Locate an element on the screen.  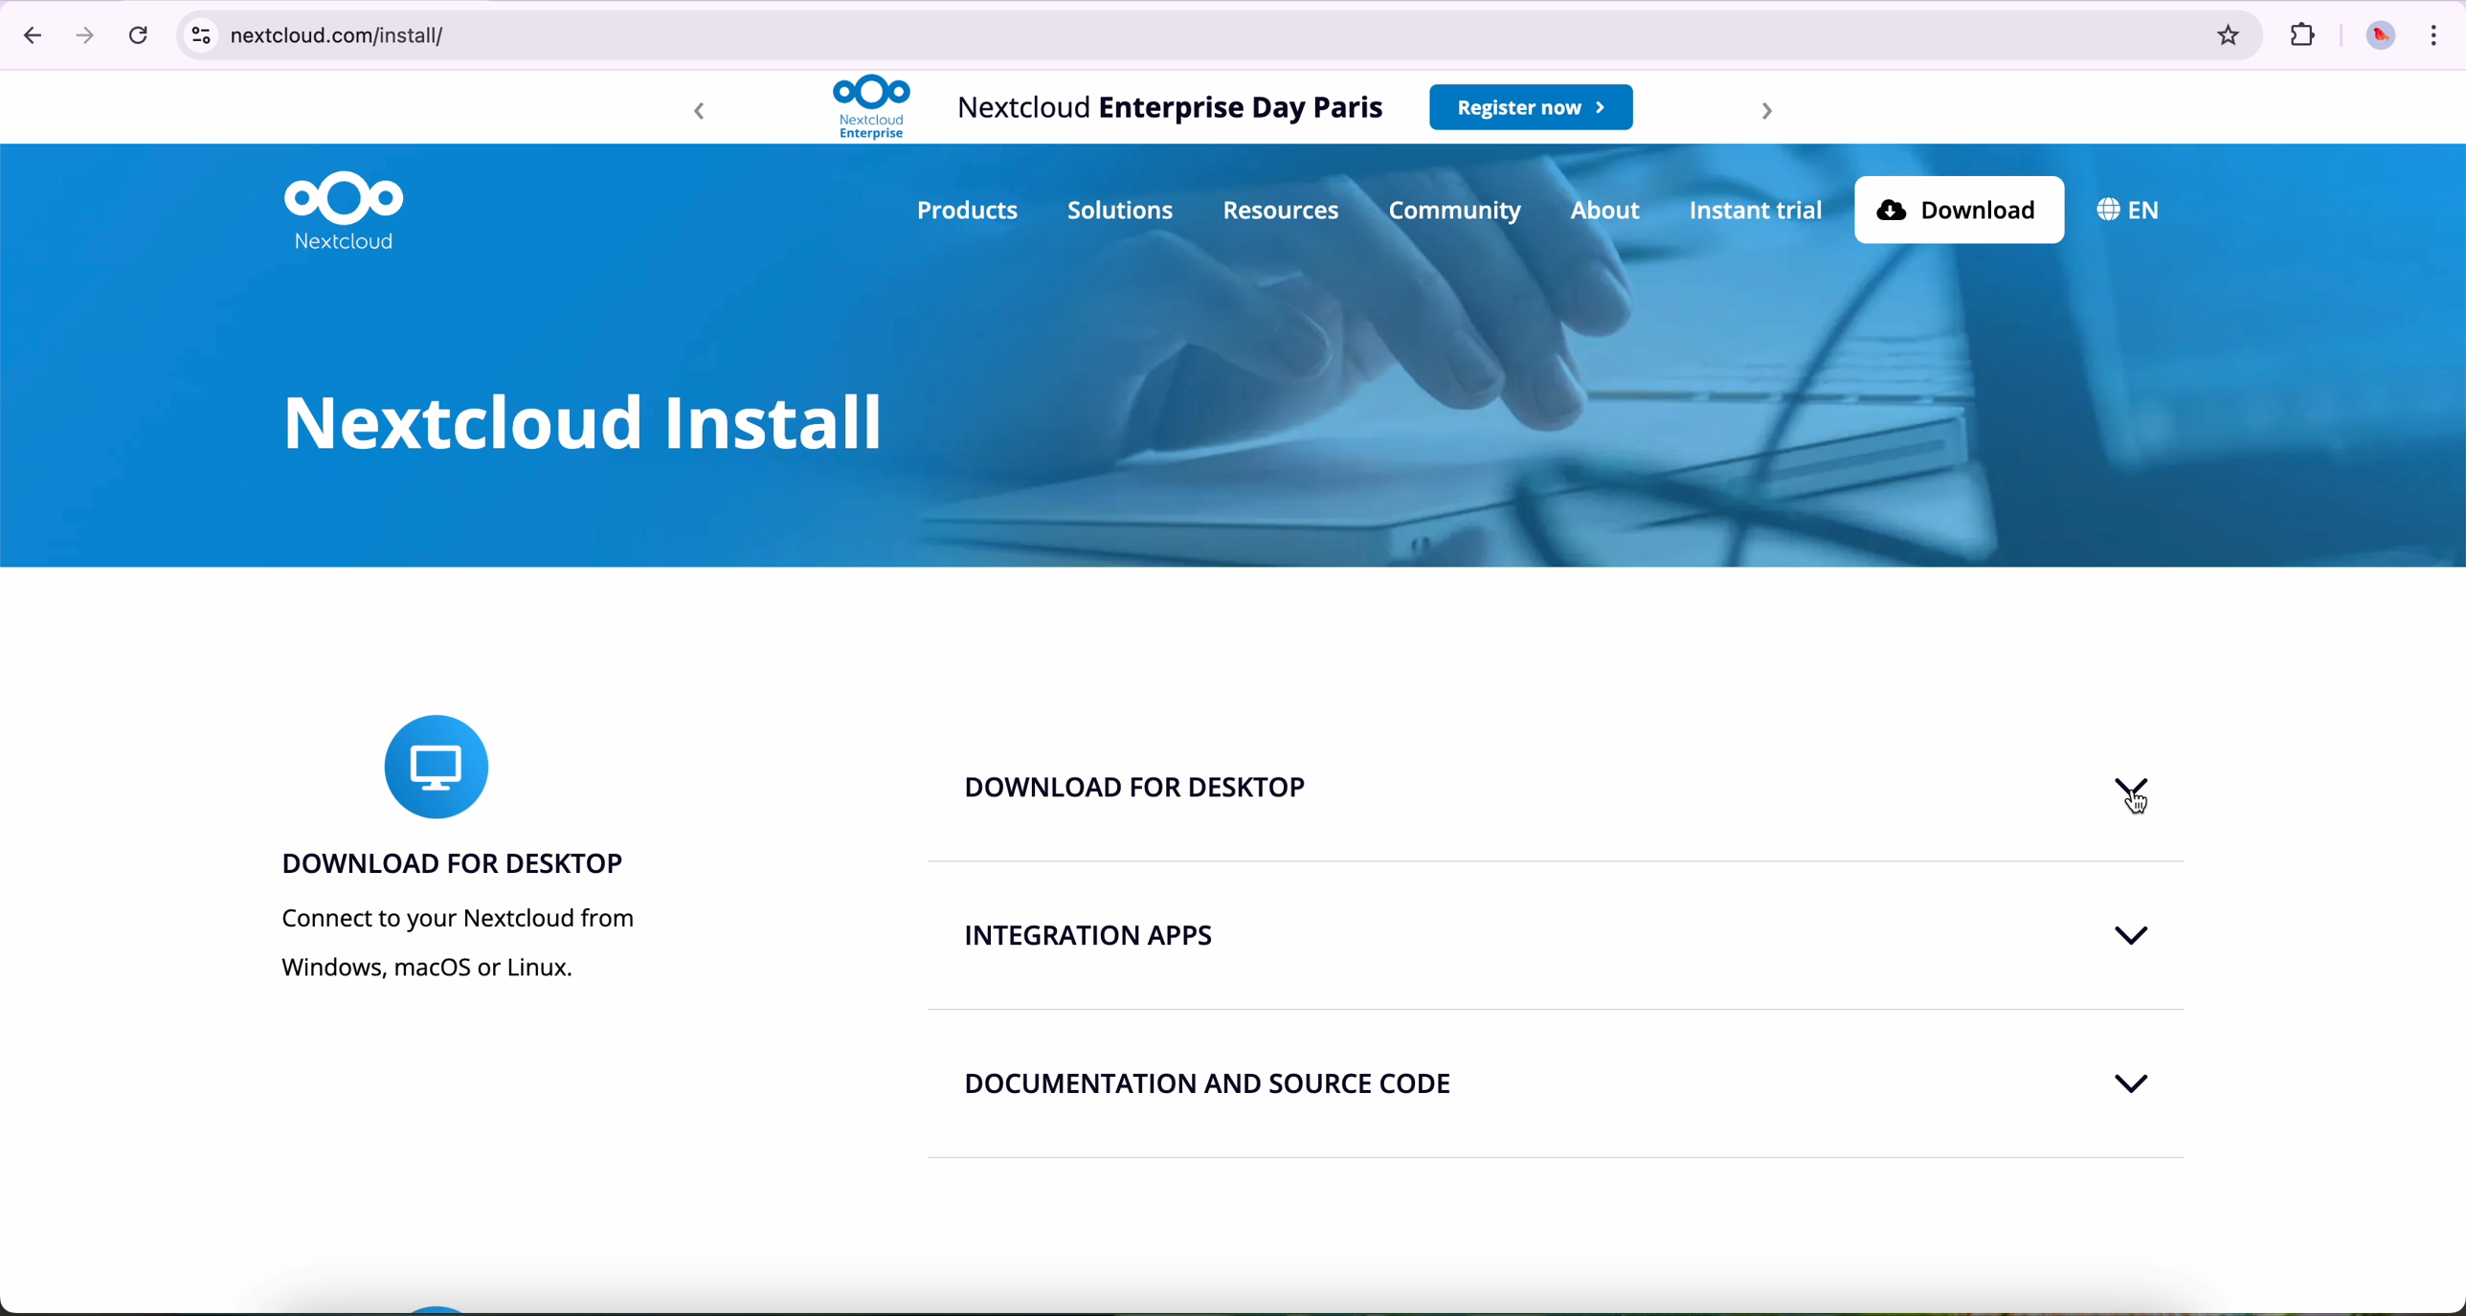
resources is located at coordinates (1284, 212).